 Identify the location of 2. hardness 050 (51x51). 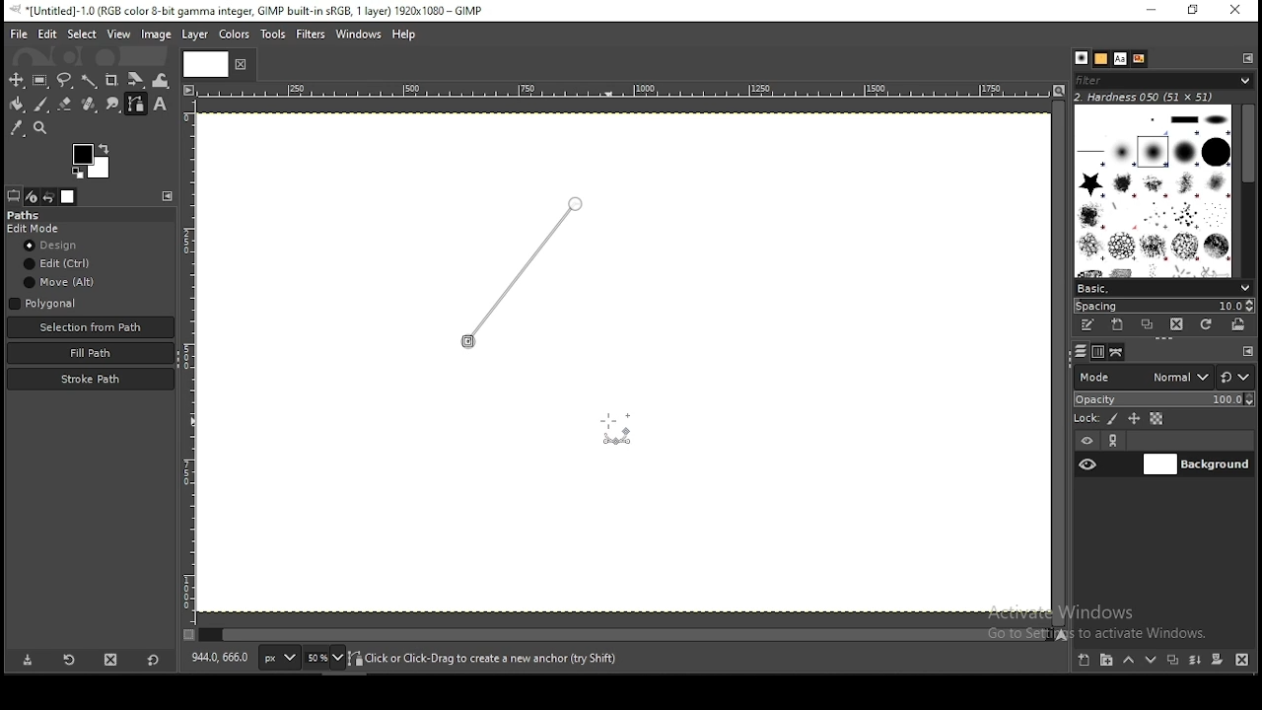
(1154, 98).